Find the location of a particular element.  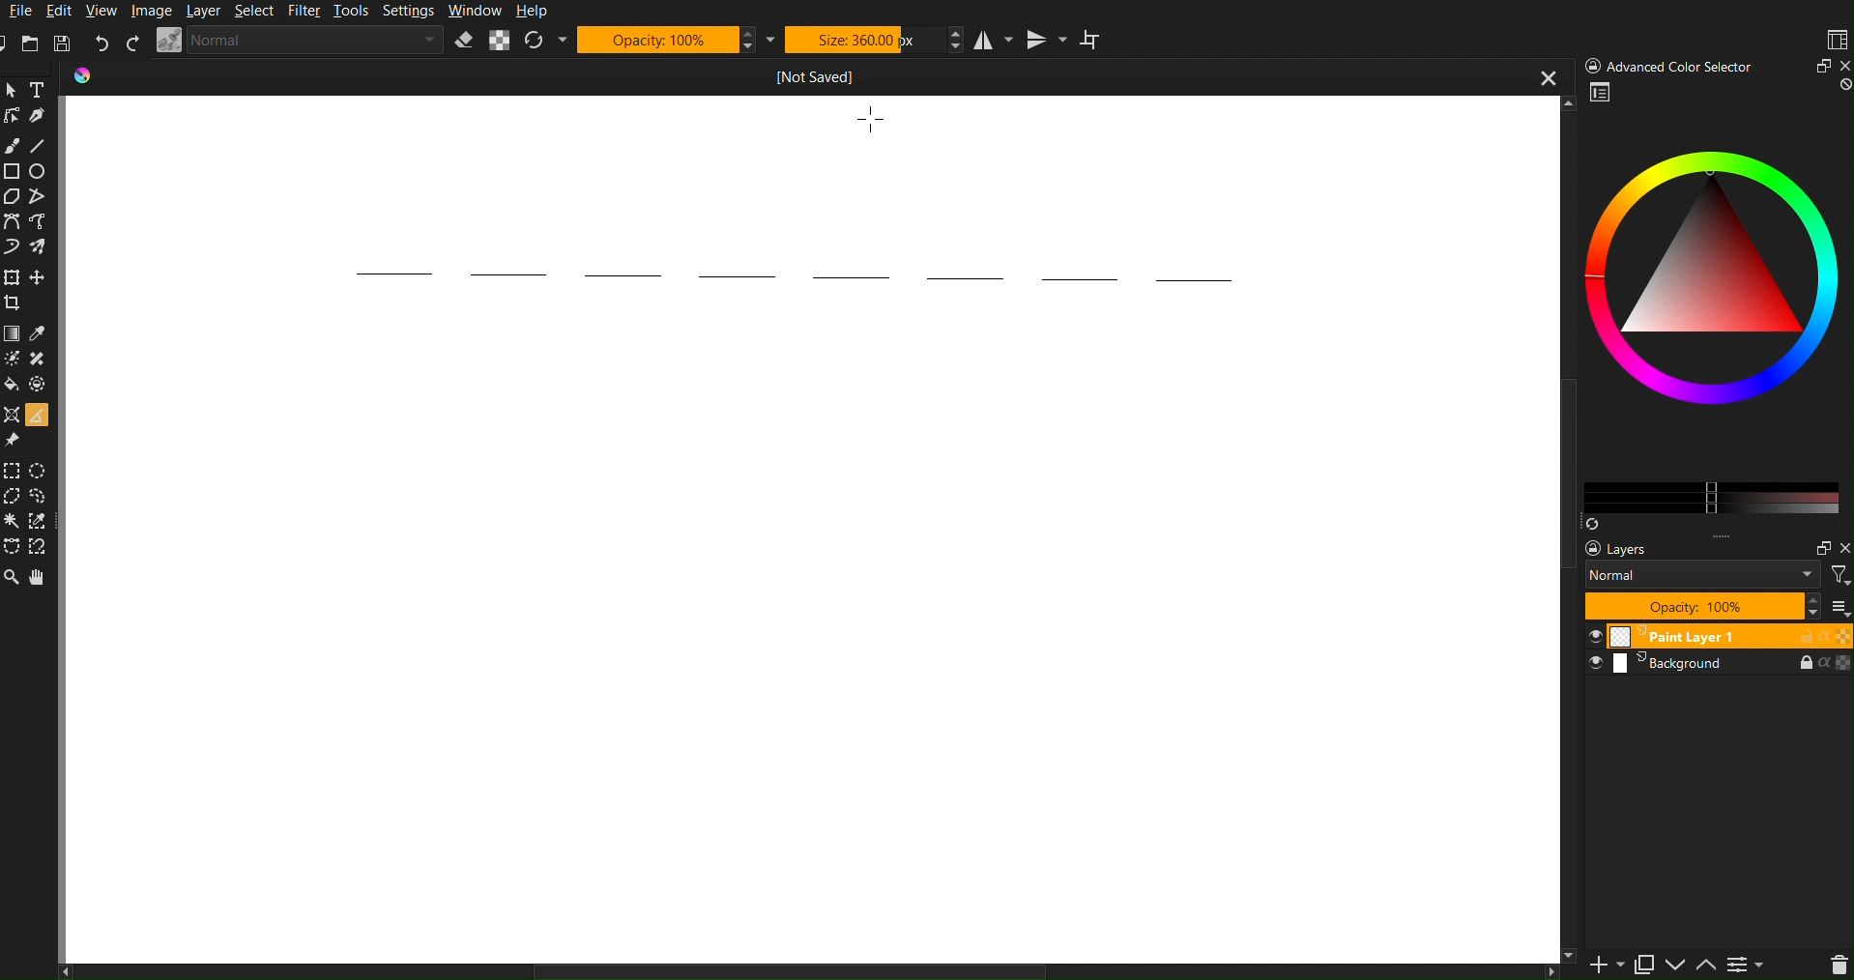

Filter is located at coordinates (308, 12).